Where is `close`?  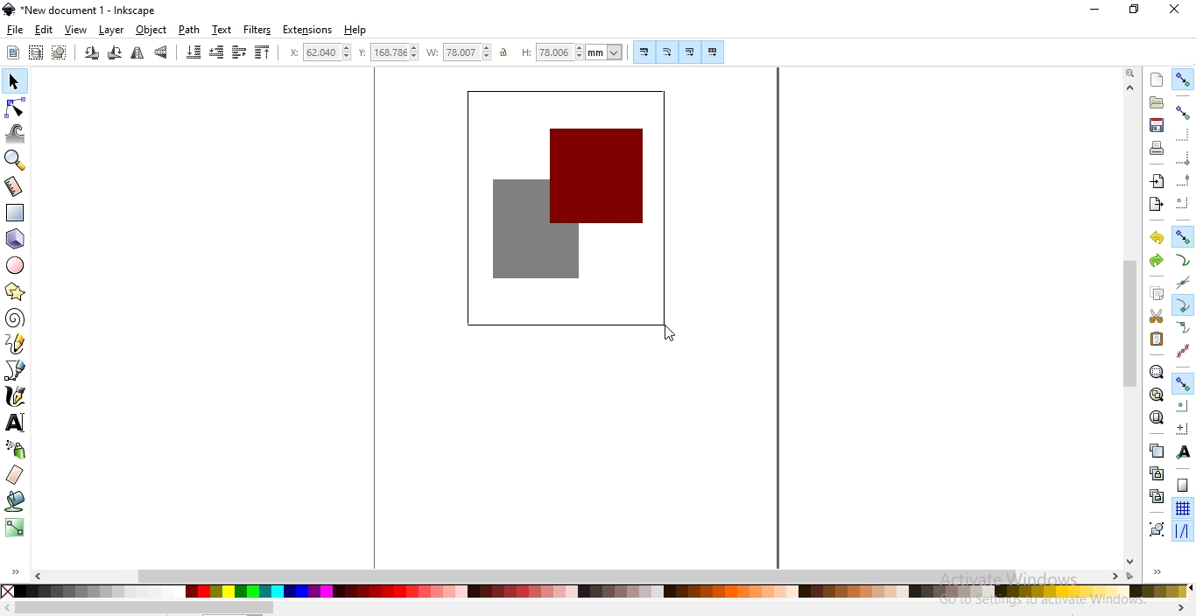
close is located at coordinates (1175, 9).